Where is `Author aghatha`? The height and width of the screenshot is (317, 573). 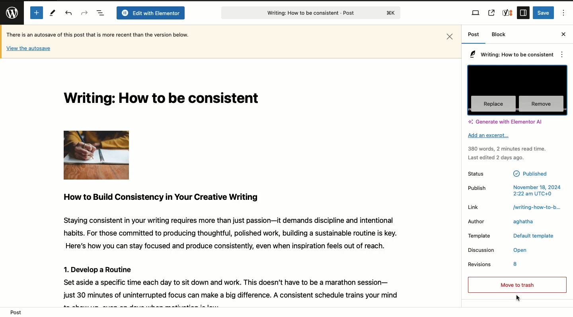
Author aghatha is located at coordinates (511, 221).